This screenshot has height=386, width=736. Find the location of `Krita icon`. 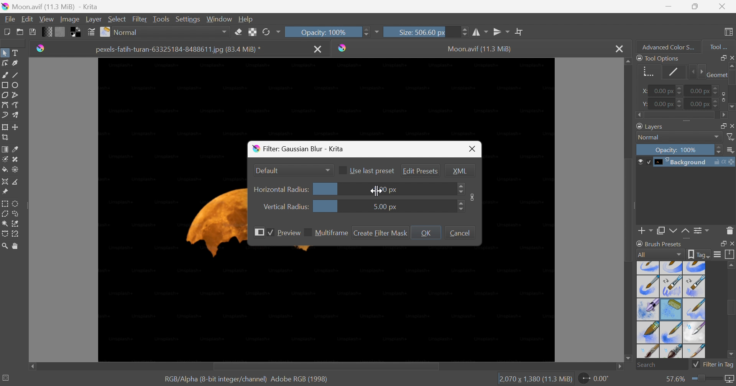

Krita icon is located at coordinates (39, 50).